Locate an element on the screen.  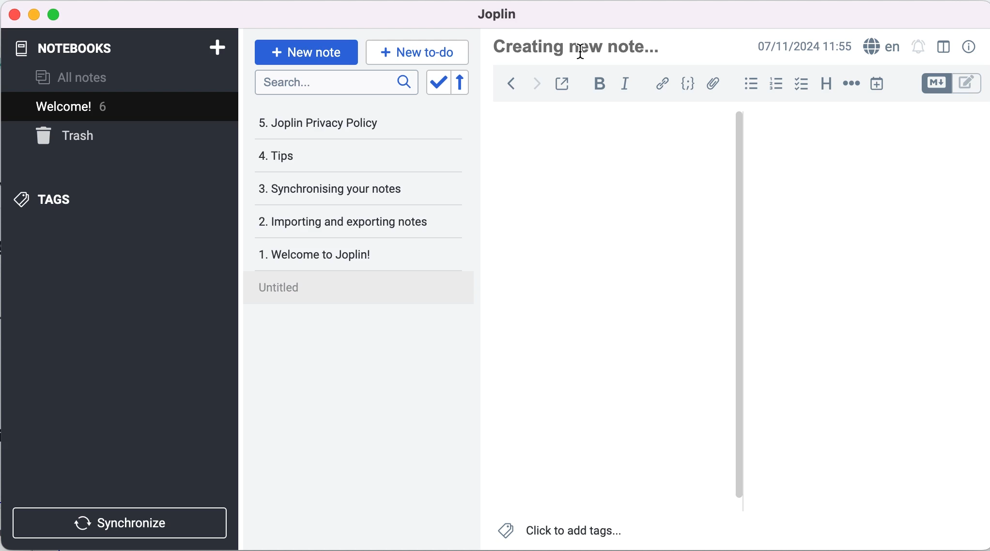
back is located at coordinates (506, 87).